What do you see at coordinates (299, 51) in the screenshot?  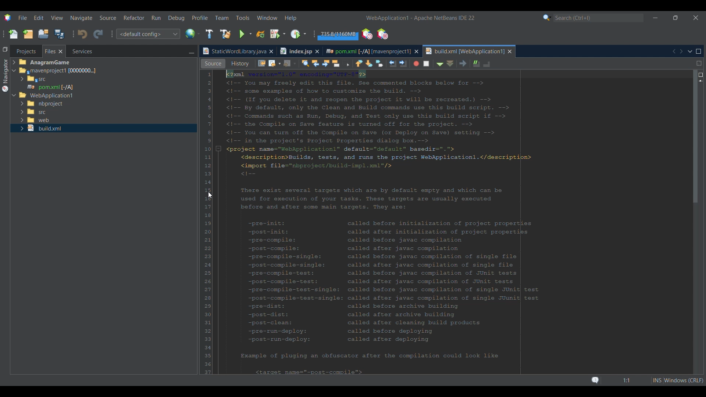 I see `Other tab` at bounding box center [299, 51].